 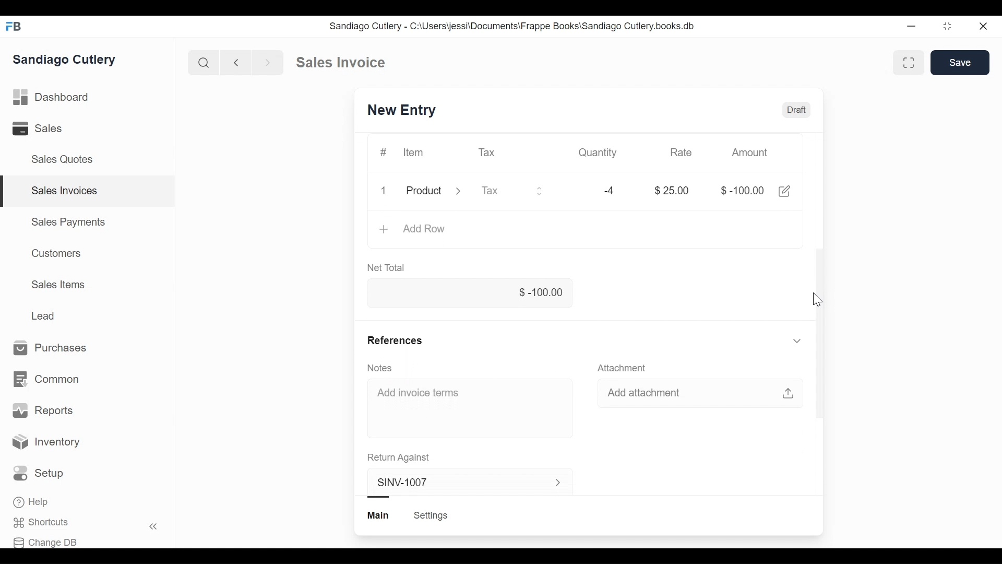 I want to click on Add invoice terms, so click(x=417, y=392).